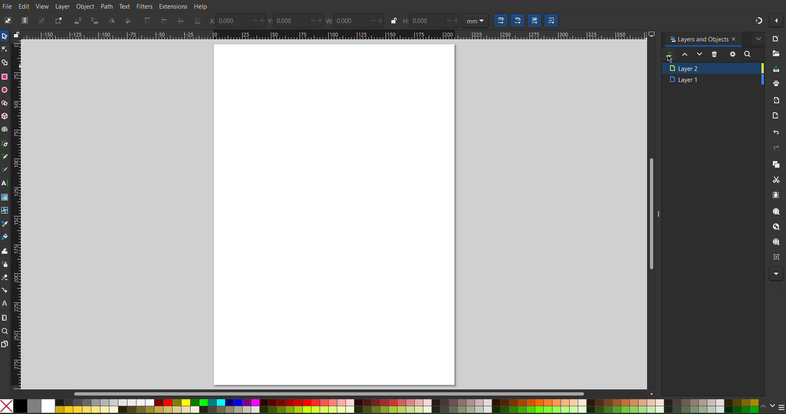  Describe the element at coordinates (79, 20) in the screenshot. I see `Rotate CCW` at that location.